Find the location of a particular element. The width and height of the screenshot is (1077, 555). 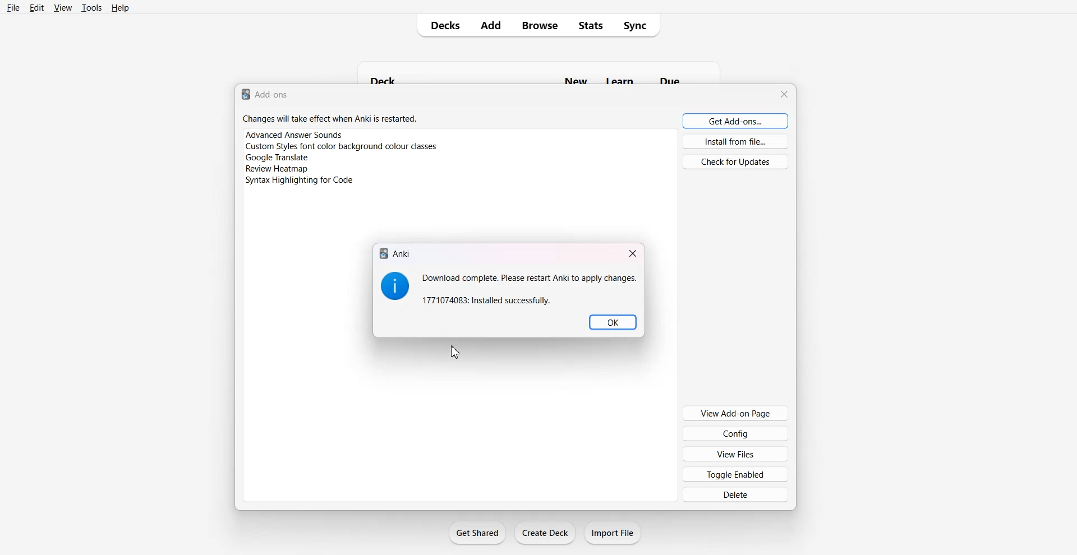

Import File is located at coordinates (614, 533).